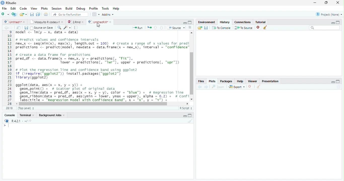 The height and width of the screenshot is (181, 344). Describe the element at coordinates (103, 104) in the screenshot. I see `Scrollbar` at that location.